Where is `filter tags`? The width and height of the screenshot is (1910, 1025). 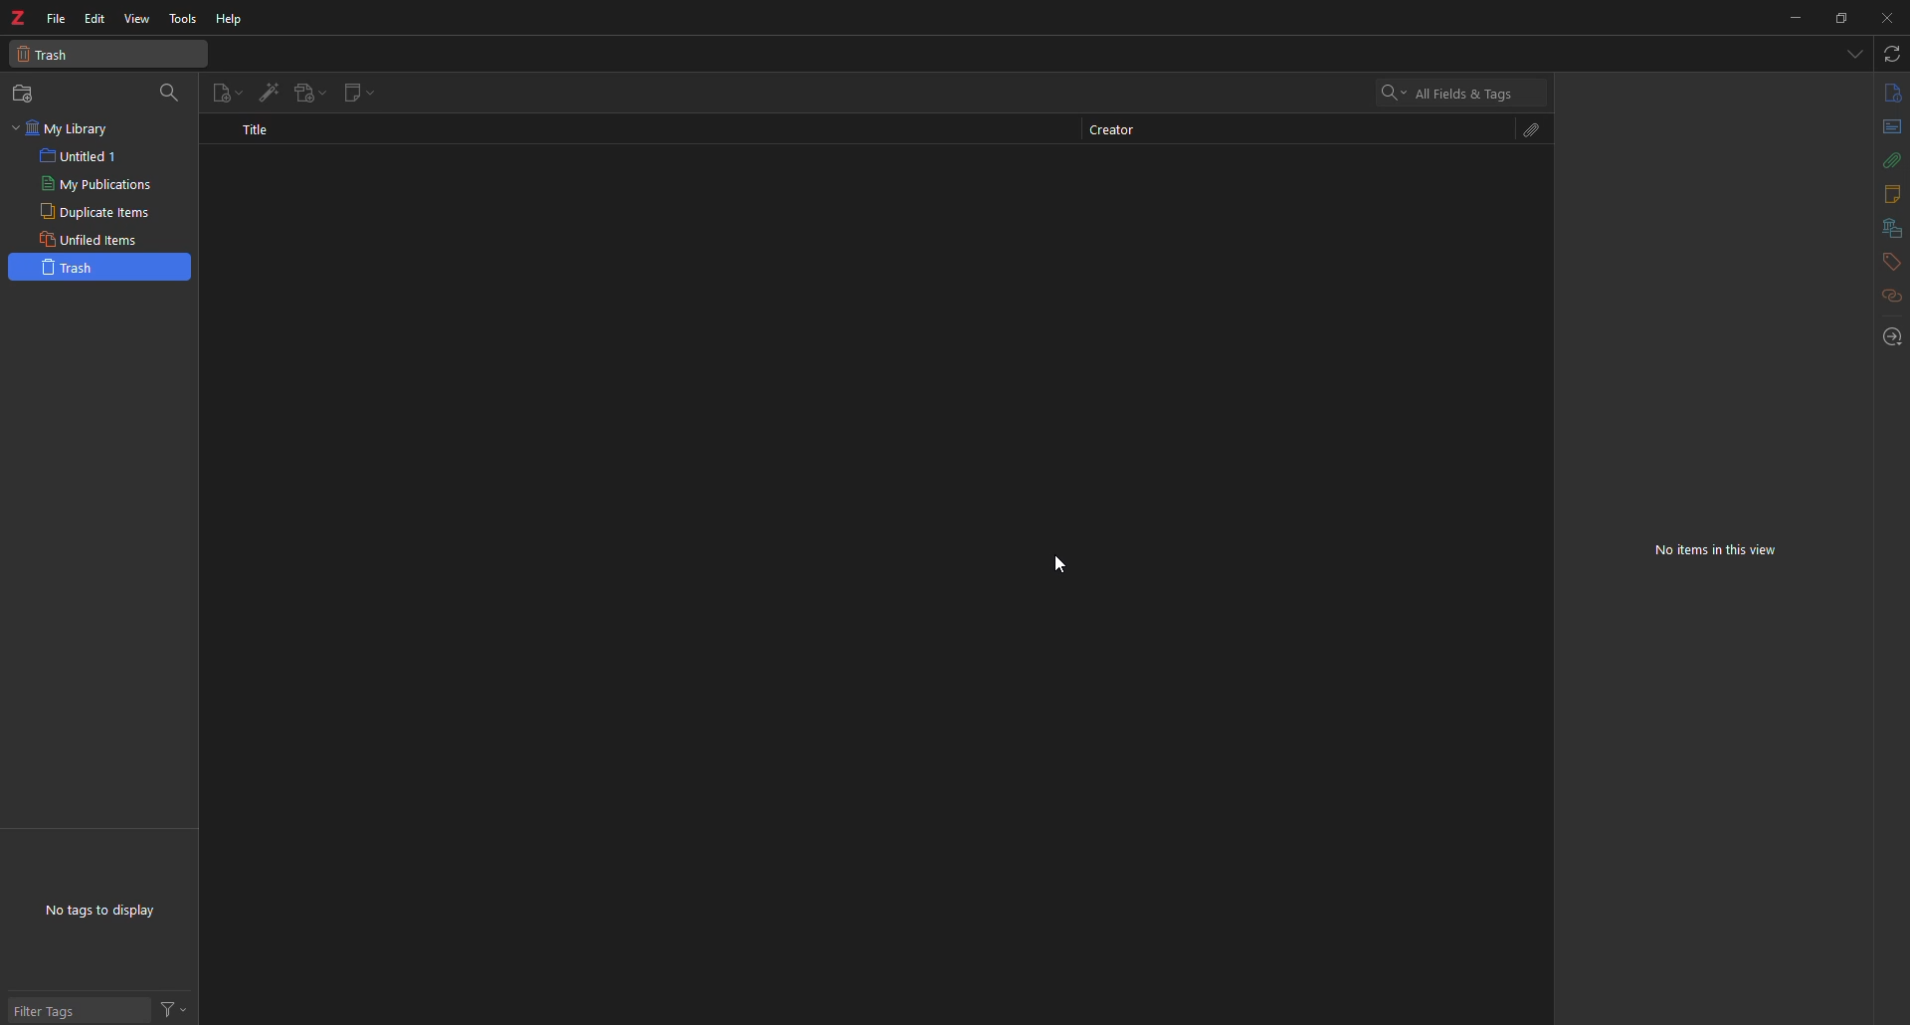
filter tags is located at coordinates (60, 1009).